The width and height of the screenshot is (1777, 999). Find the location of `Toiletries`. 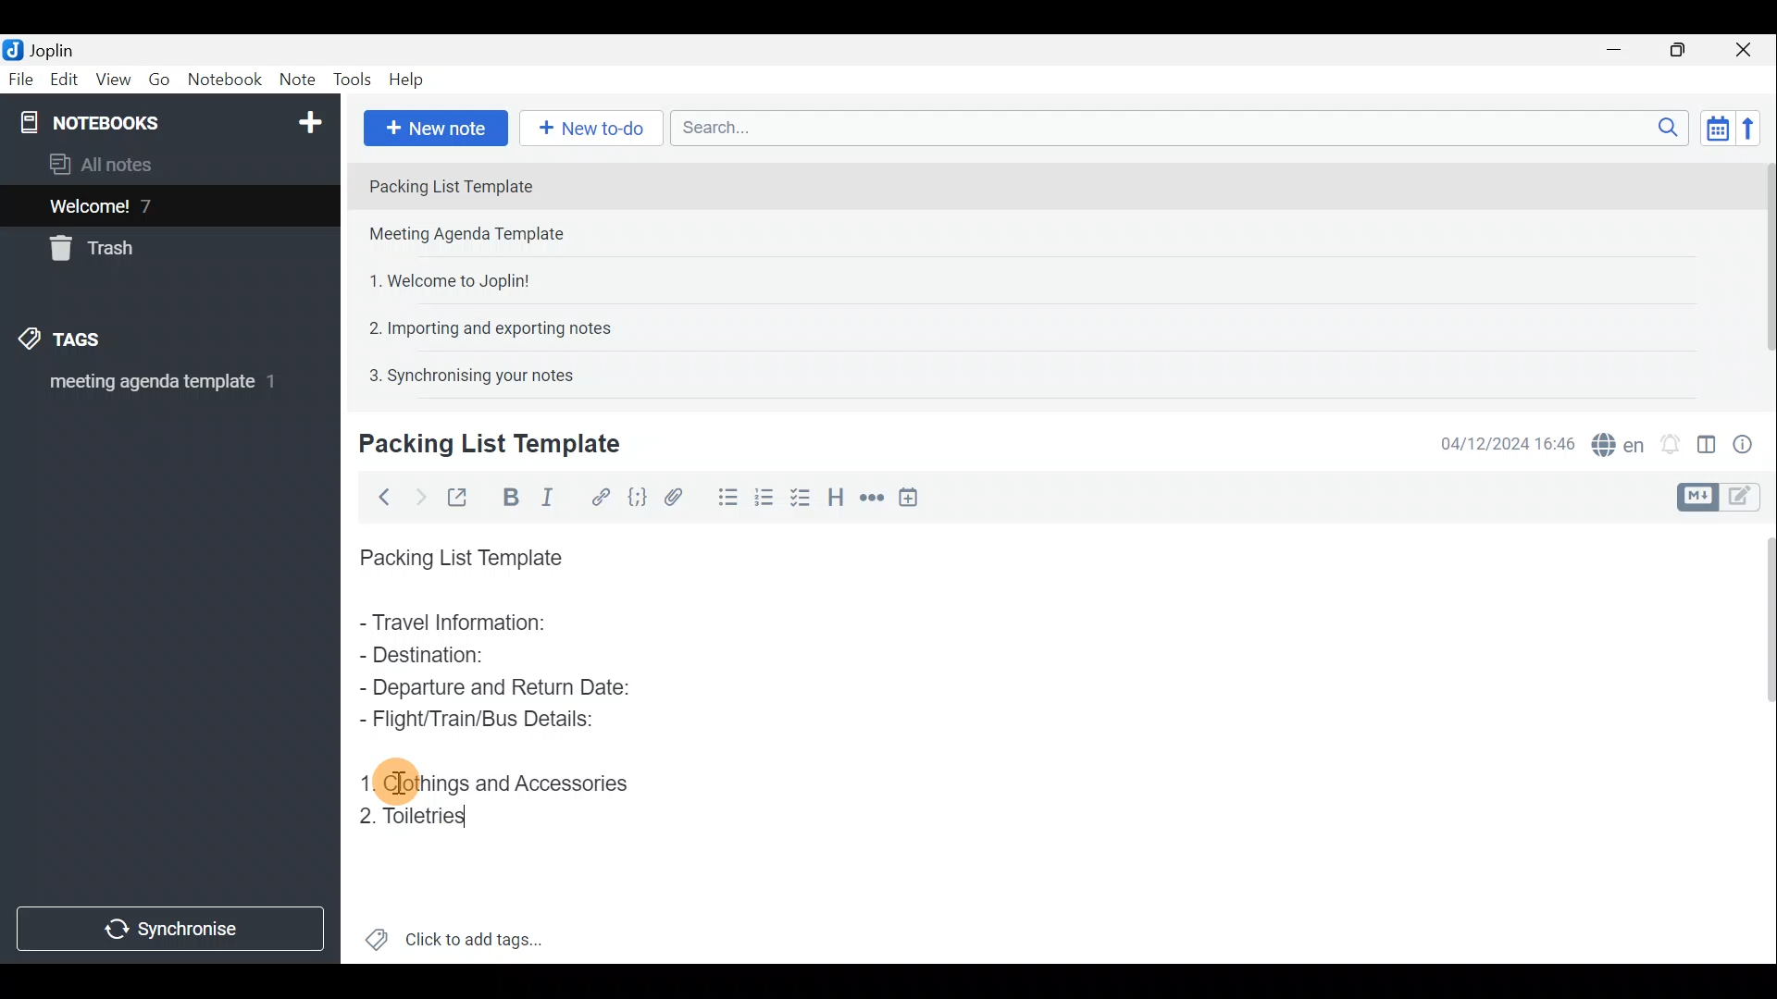

Toiletries is located at coordinates (417, 818).